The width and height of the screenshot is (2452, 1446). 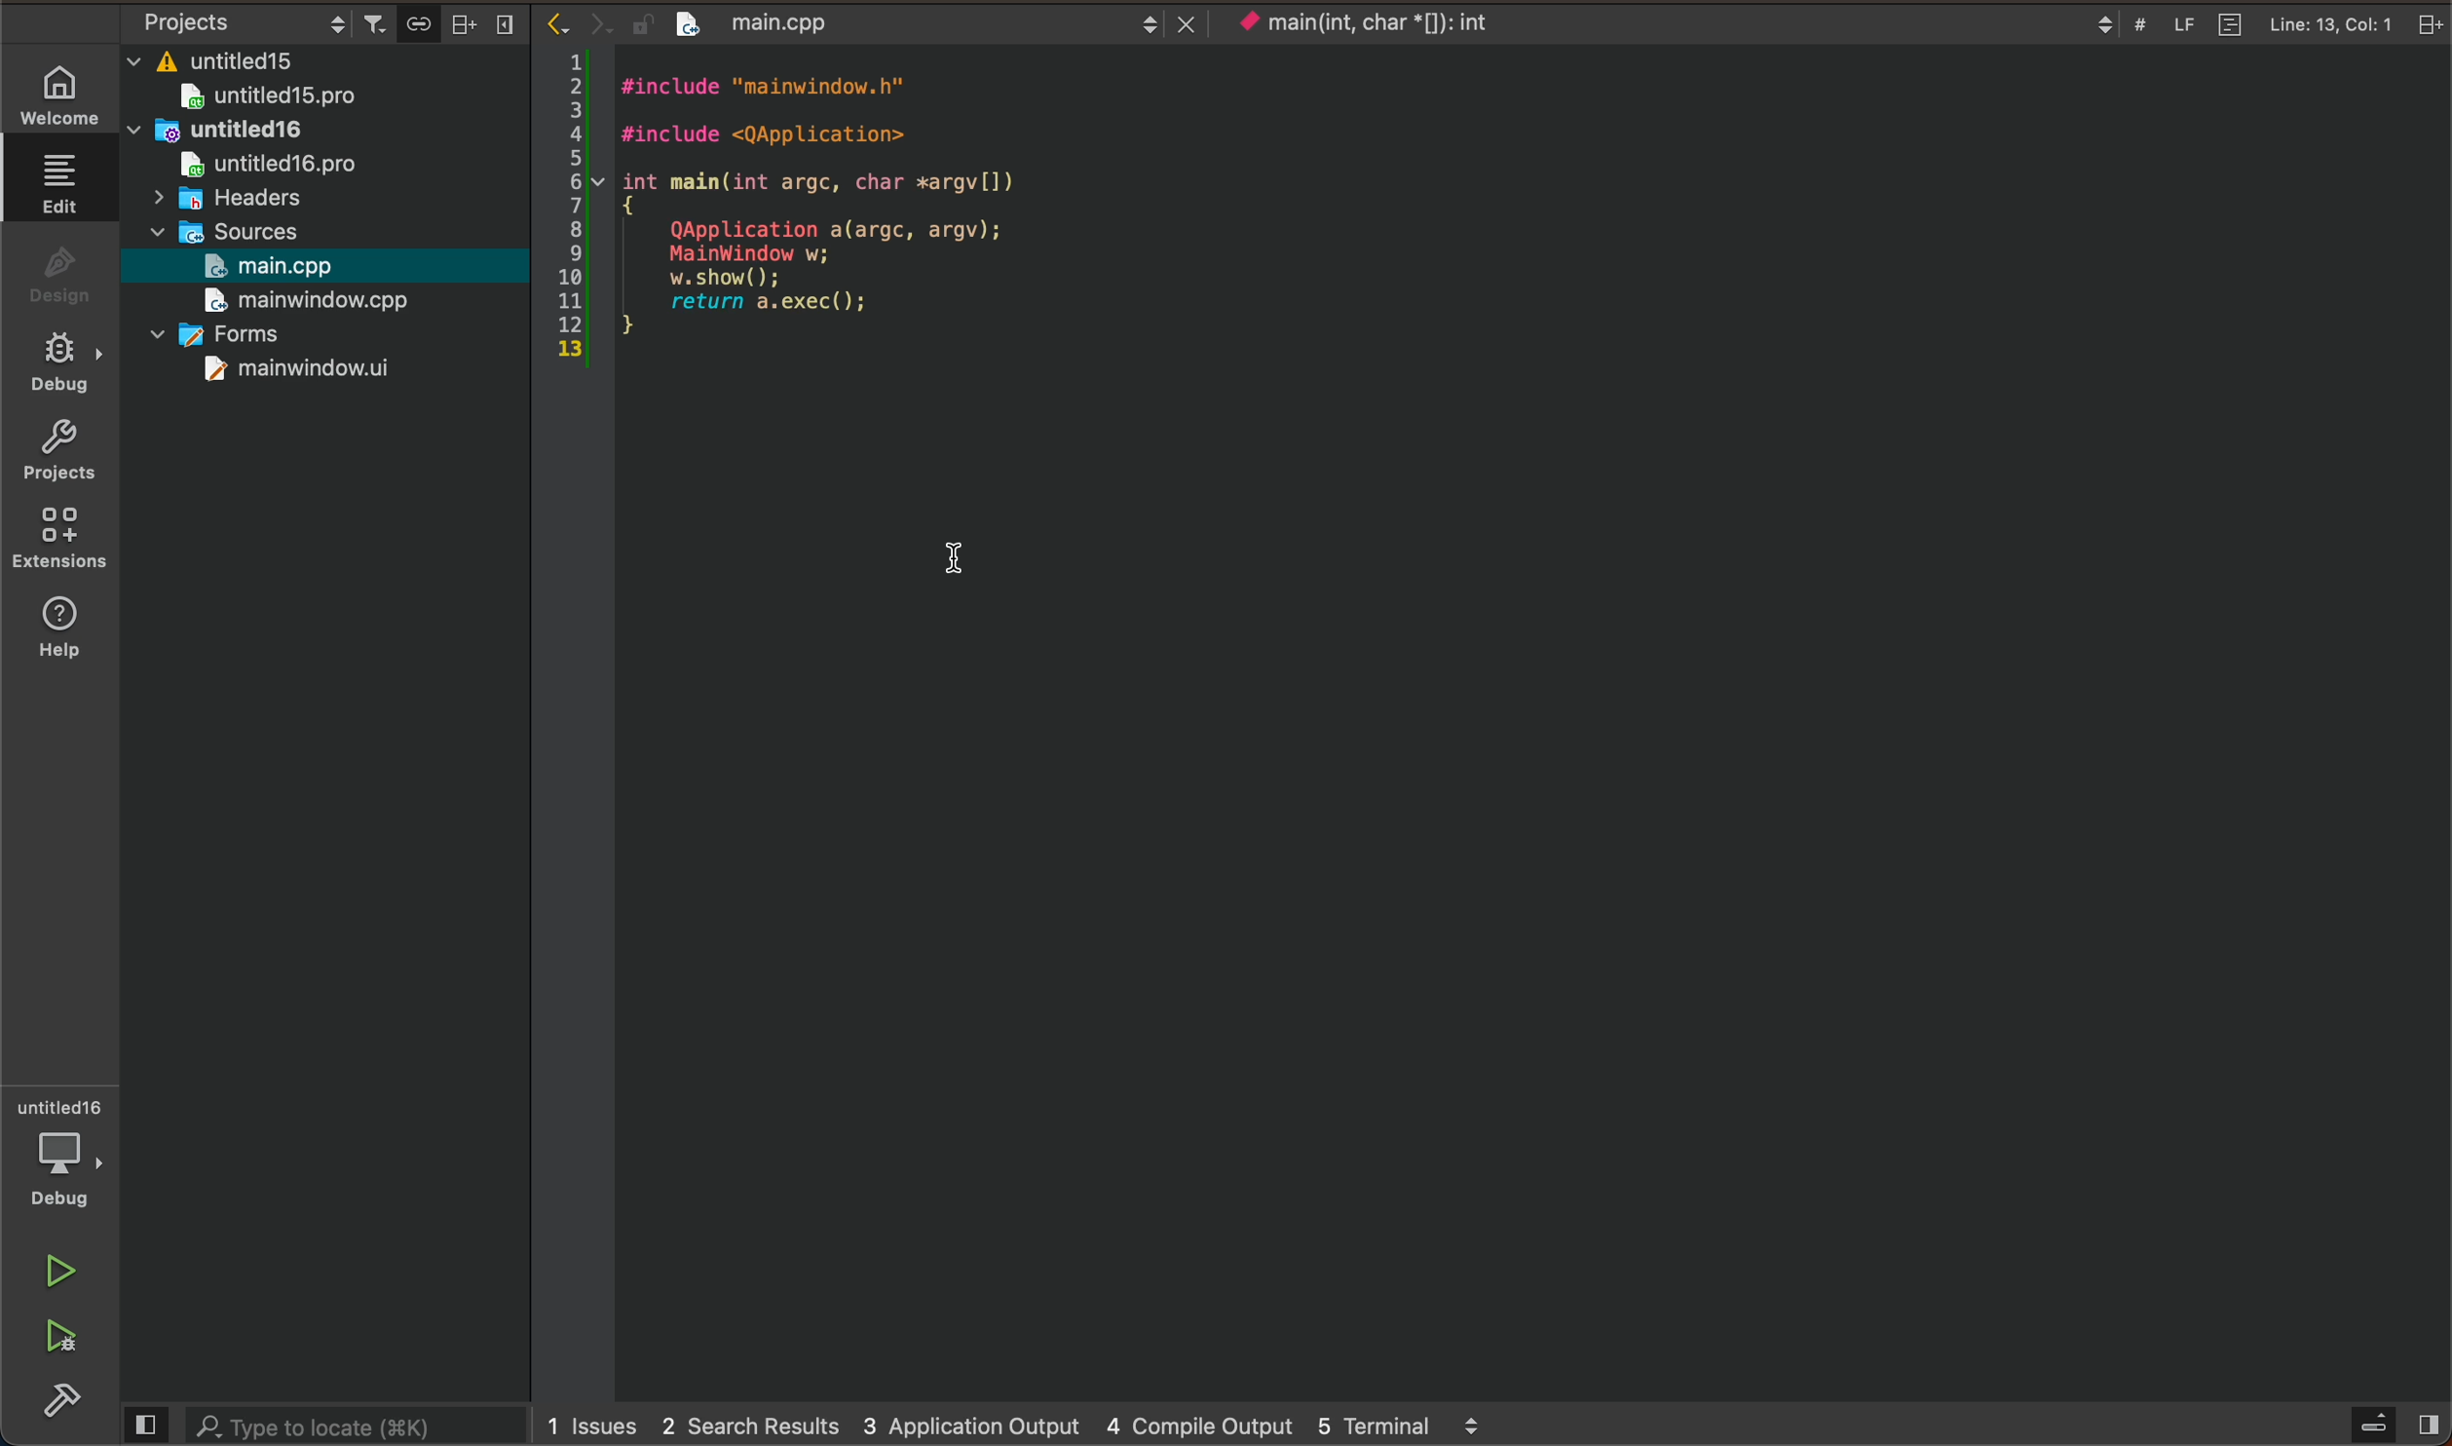 What do you see at coordinates (952, 537) in the screenshot?
I see `cursor` at bounding box center [952, 537].